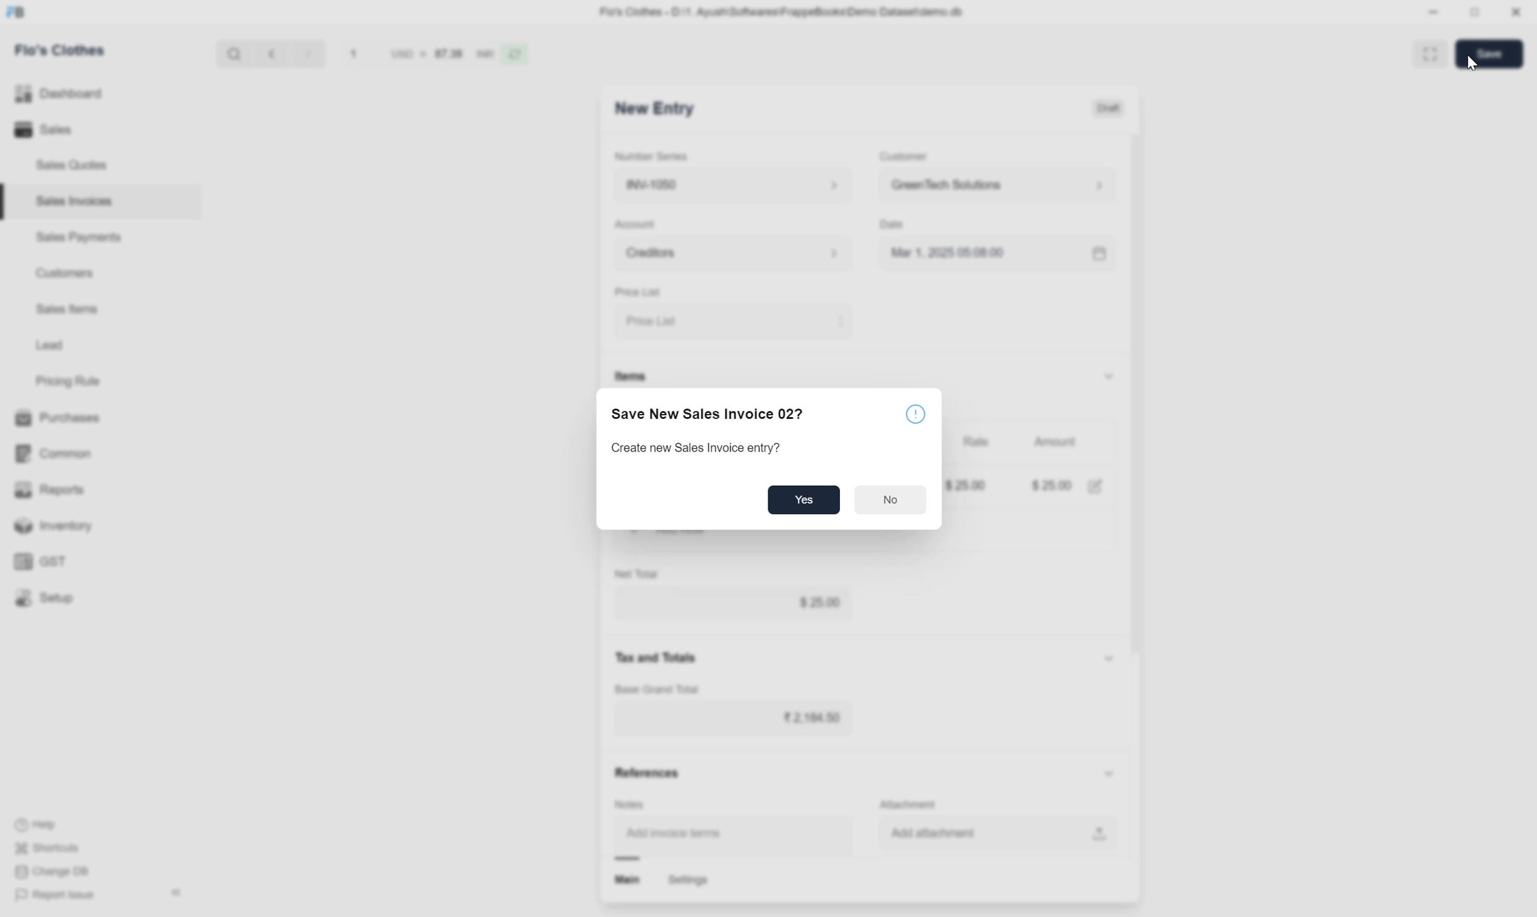  What do you see at coordinates (666, 657) in the screenshot?
I see `tax and totals` at bounding box center [666, 657].